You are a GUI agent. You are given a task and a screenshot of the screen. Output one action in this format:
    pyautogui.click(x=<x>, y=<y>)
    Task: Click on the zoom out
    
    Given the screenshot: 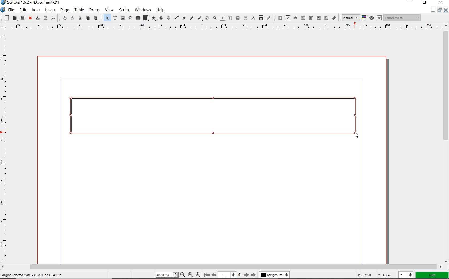 What is the action you would take?
    pyautogui.click(x=198, y=274)
    